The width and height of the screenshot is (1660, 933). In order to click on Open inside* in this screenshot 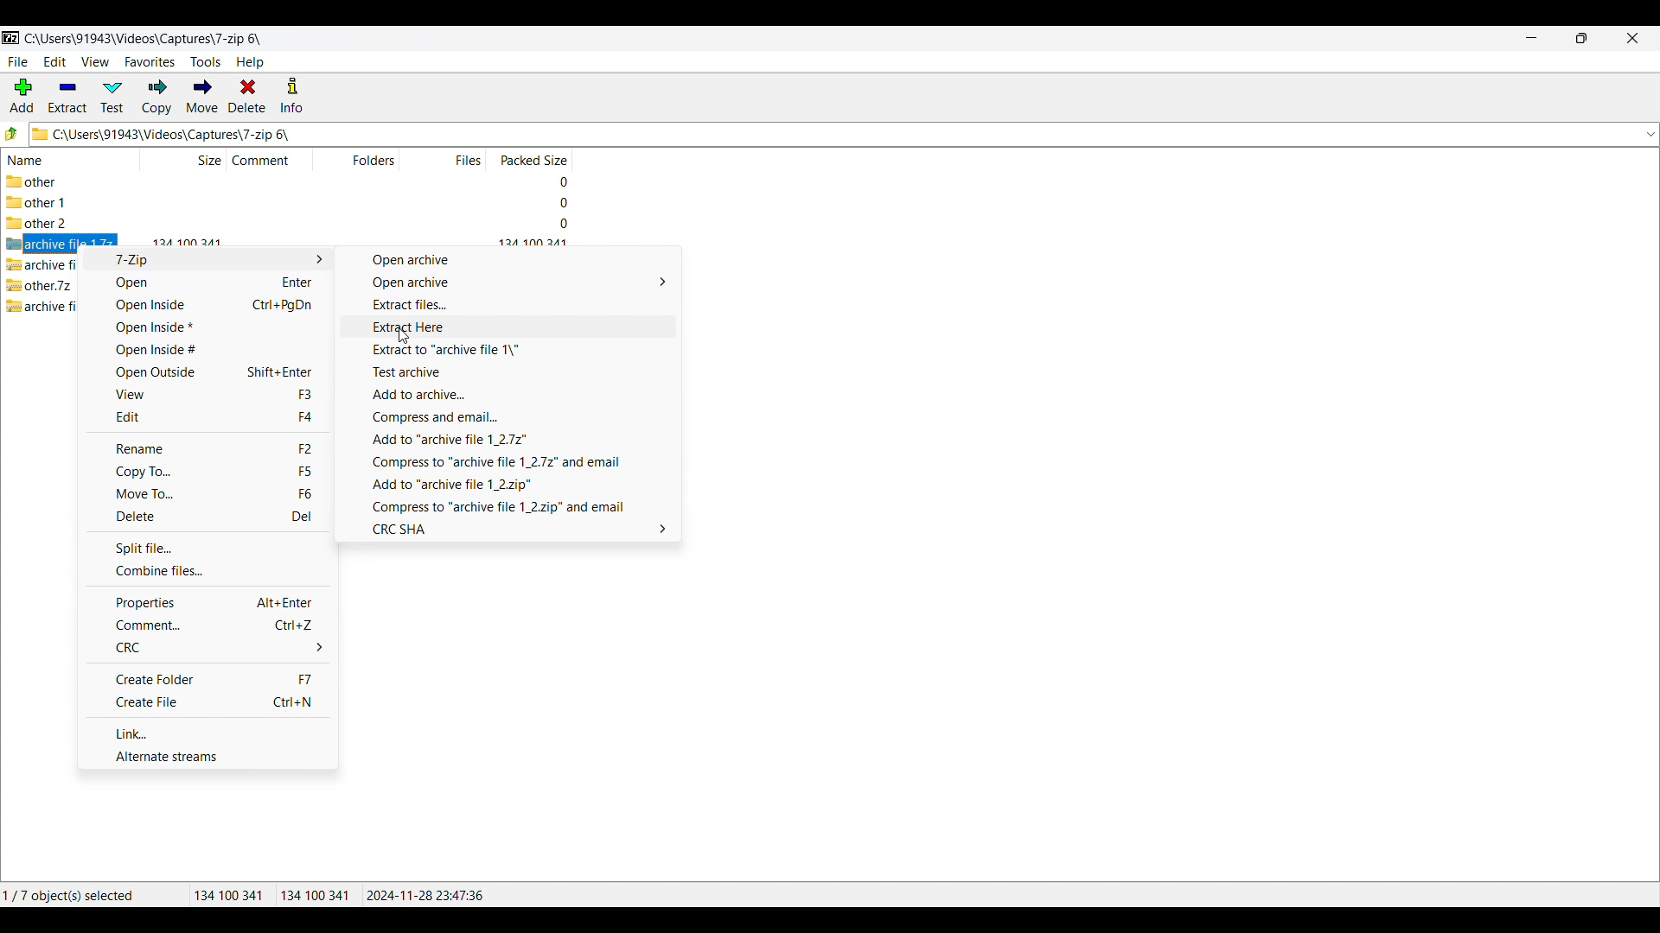, I will do `click(205, 327)`.